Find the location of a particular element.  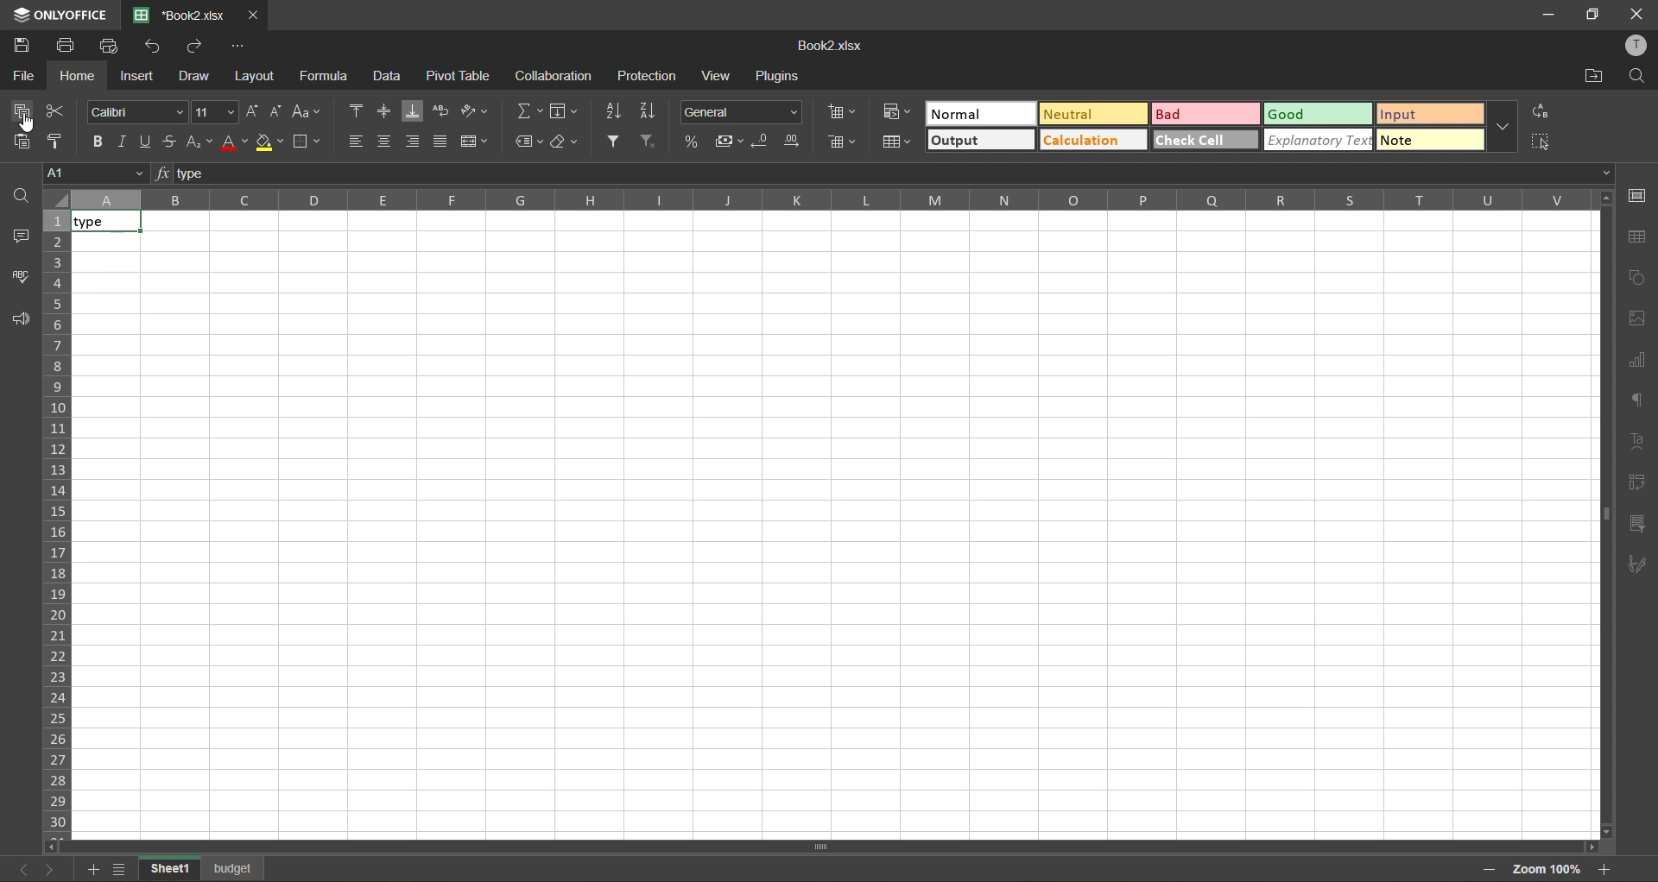

borders is located at coordinates (306, 142).